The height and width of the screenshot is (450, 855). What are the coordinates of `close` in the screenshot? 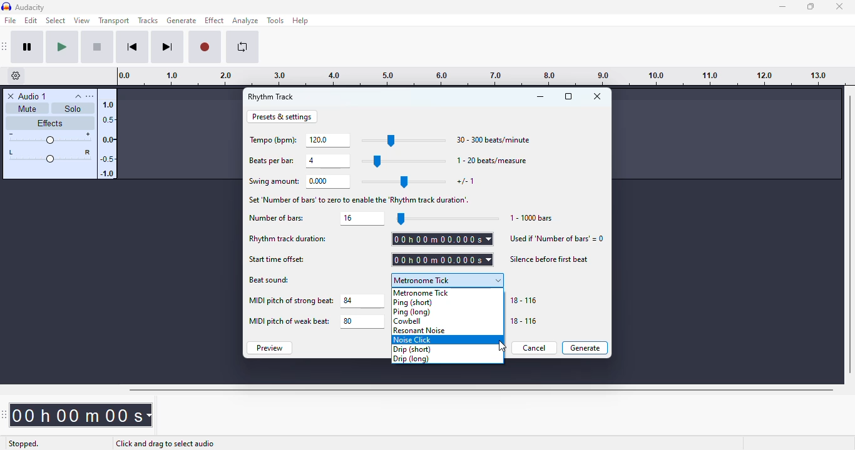 It's located at (597, 96).